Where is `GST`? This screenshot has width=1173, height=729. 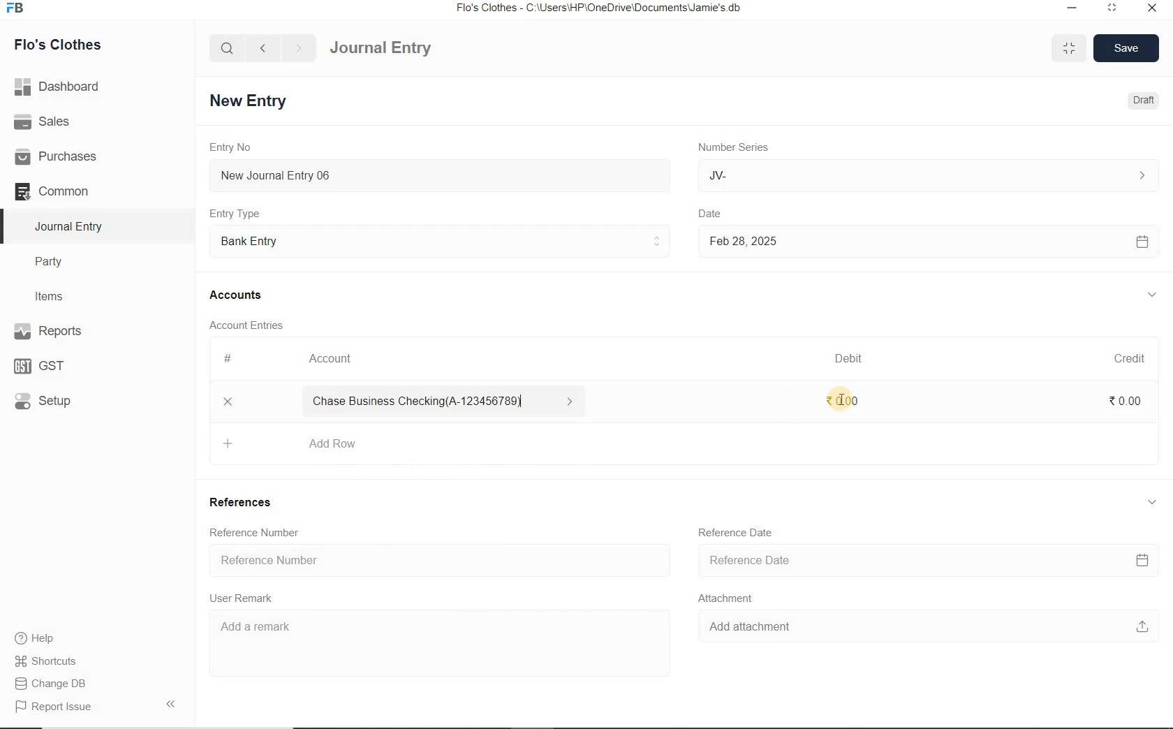
GST is located at coordinates (45, 364).